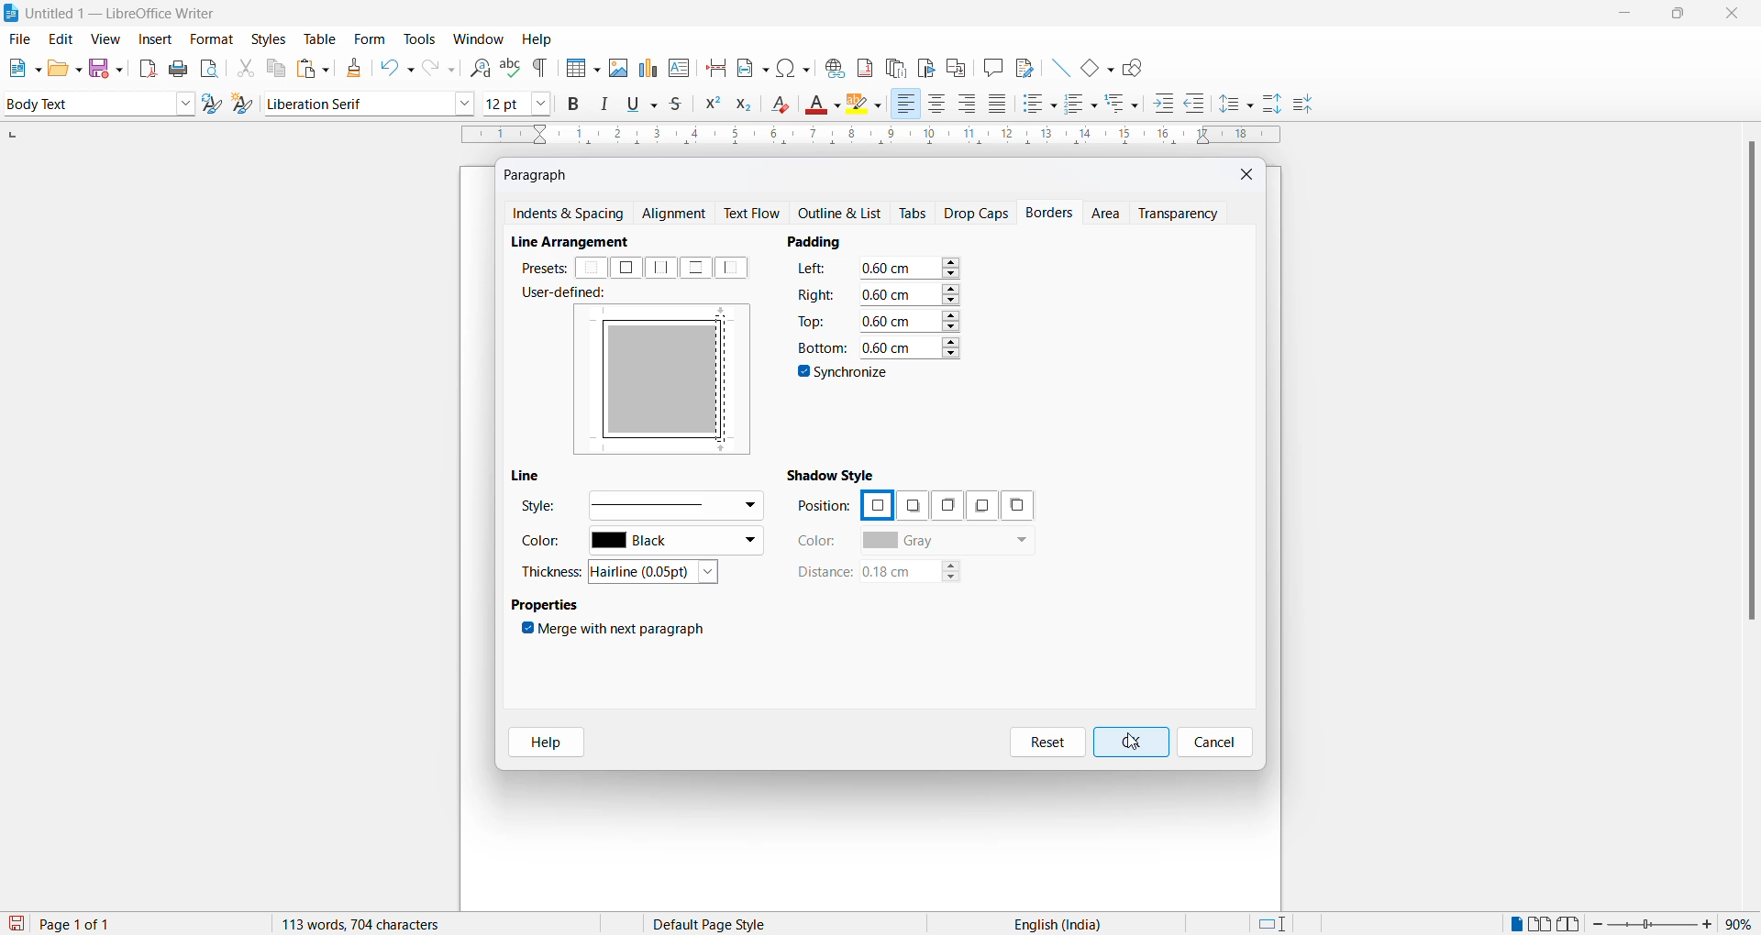 The height and width of the screenshot is (935, 1761). Describe the element at coordinates (1514, 924) in the screenshot. I see `single page view` at that location.